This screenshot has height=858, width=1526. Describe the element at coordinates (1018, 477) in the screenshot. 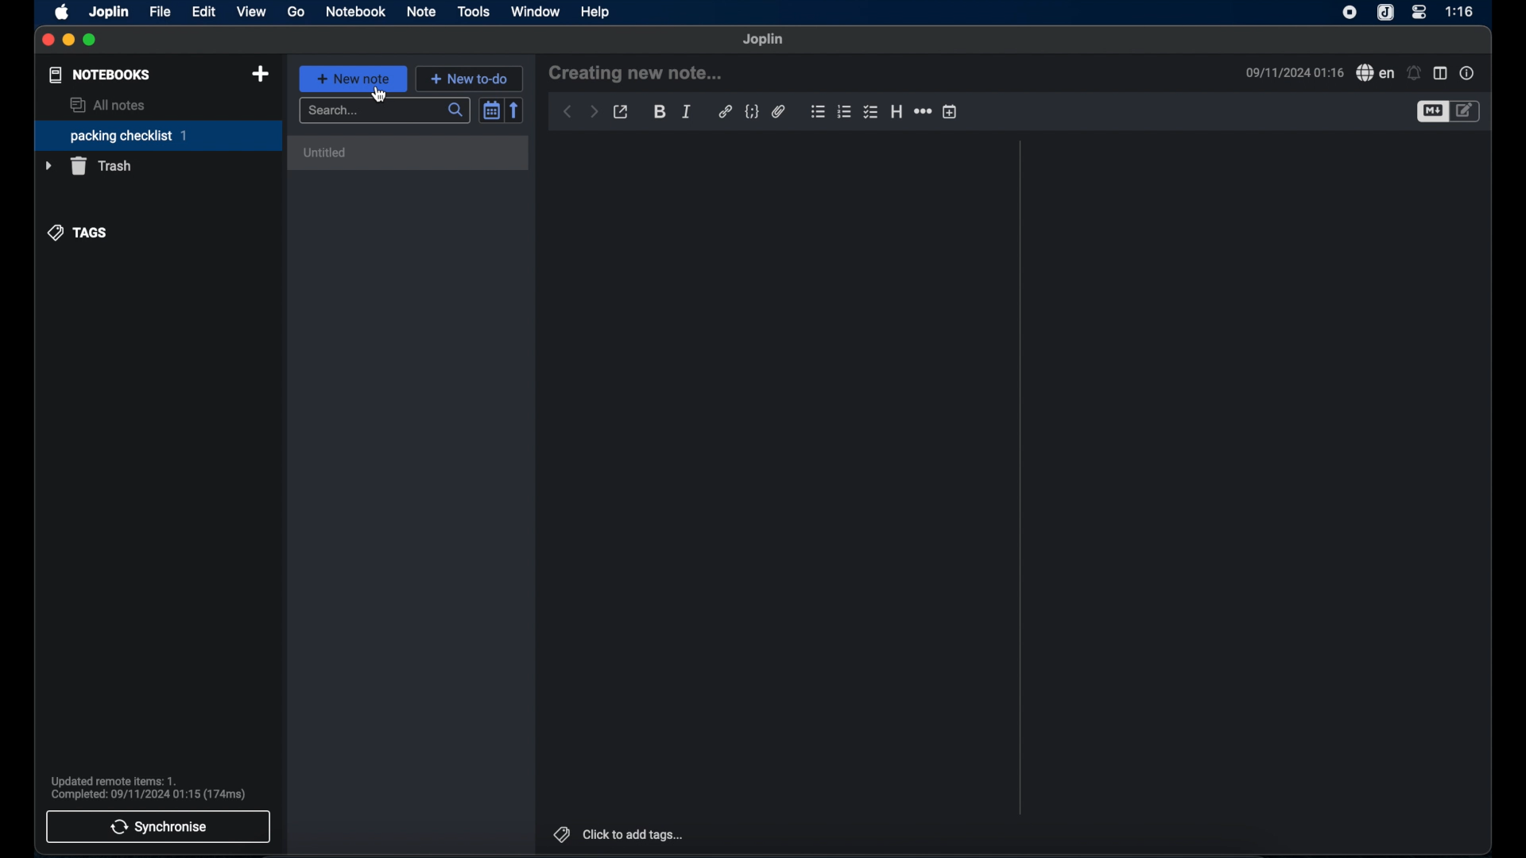

I see `divider` at that location.